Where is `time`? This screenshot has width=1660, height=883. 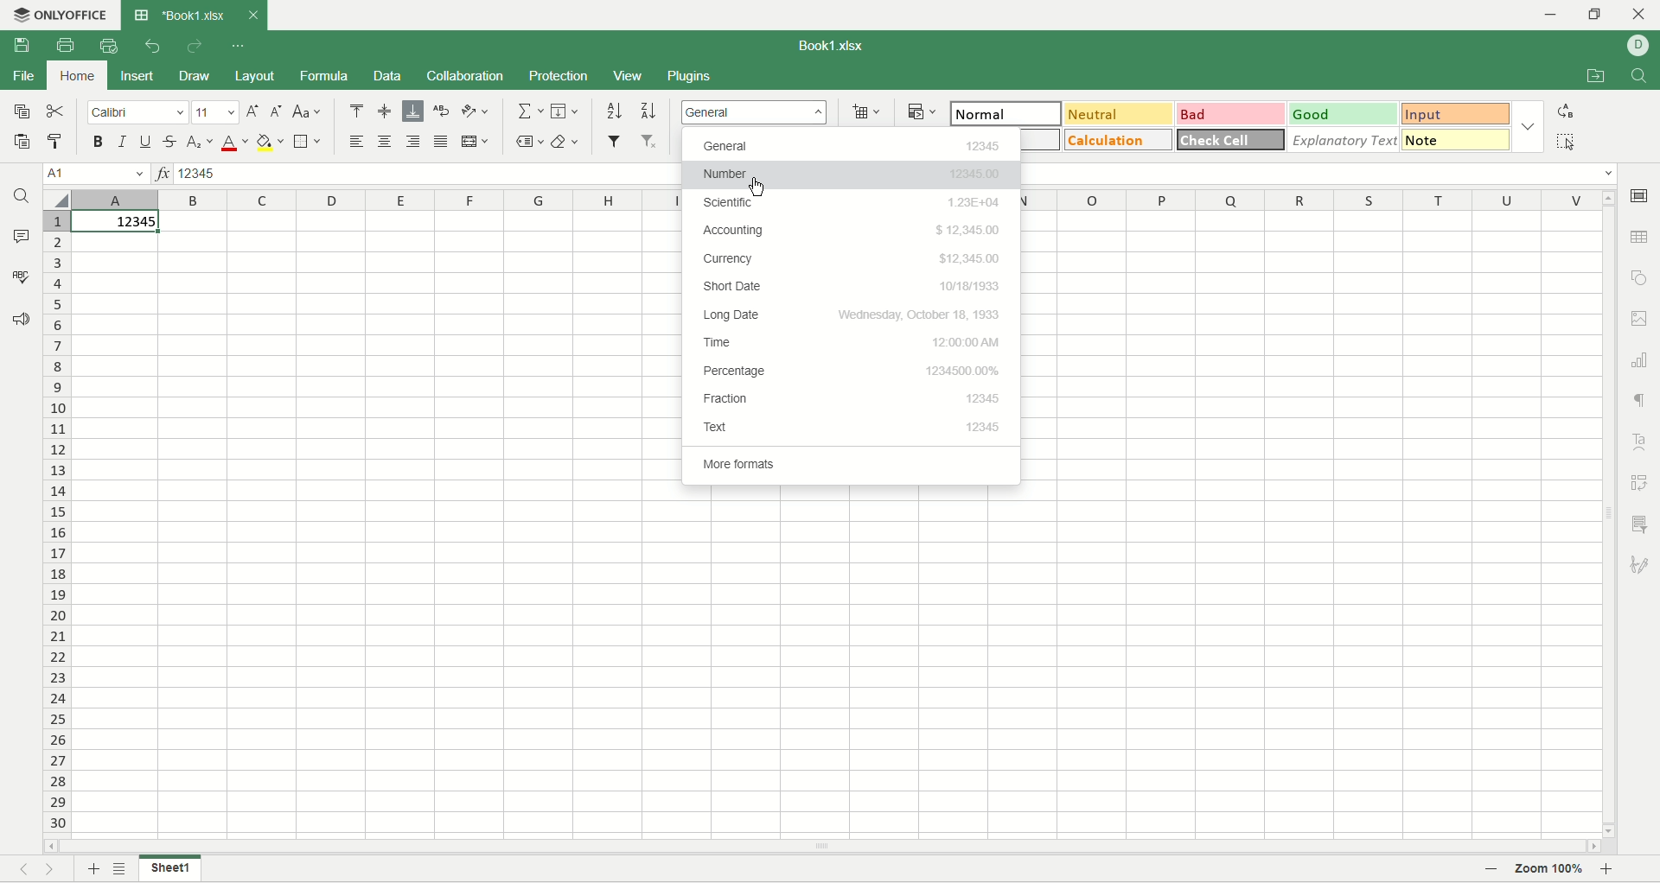 time is located at coordinates (852, 340).